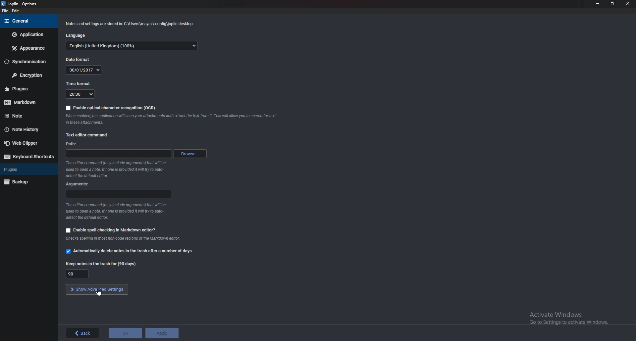  What do you see at coordinates (118, 169) in the screenshot?
I see `Info` at bounding box center [118, 169].